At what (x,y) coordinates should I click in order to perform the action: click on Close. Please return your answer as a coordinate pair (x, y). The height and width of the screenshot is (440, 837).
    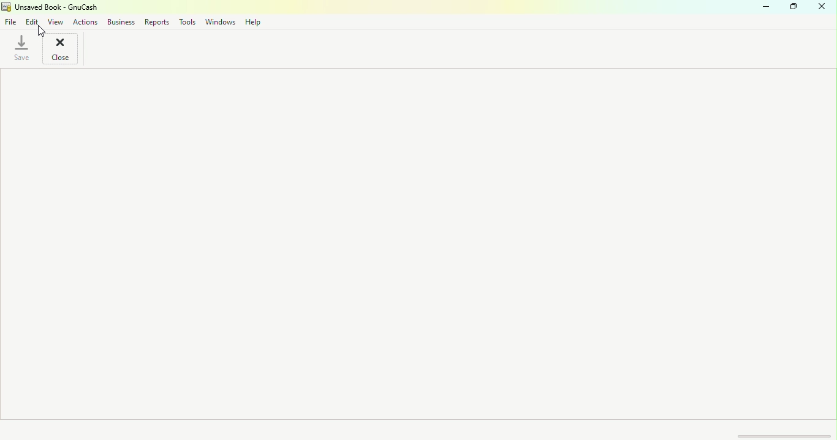
    Looking at the image, I should click on (824, 9).